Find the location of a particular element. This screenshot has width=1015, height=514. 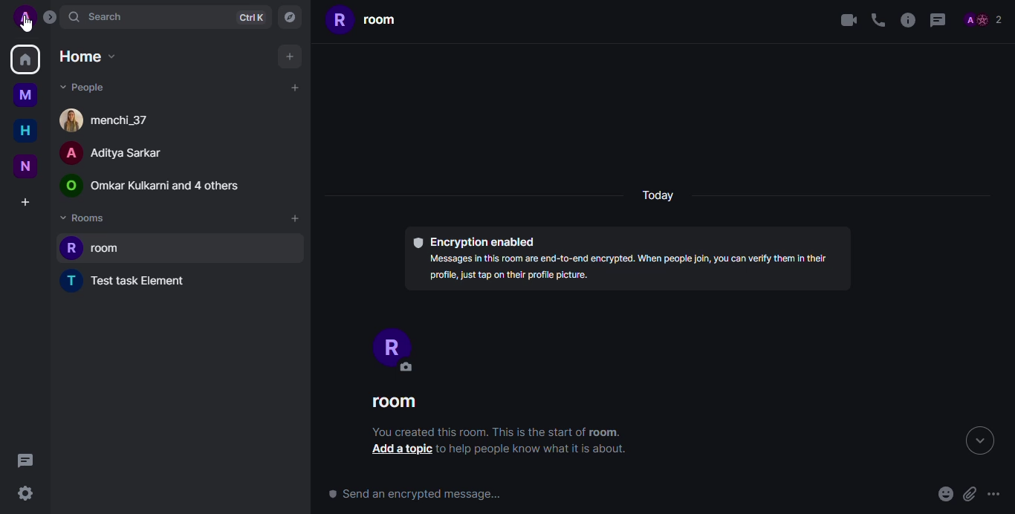

people is located at coordinates (983, 19).